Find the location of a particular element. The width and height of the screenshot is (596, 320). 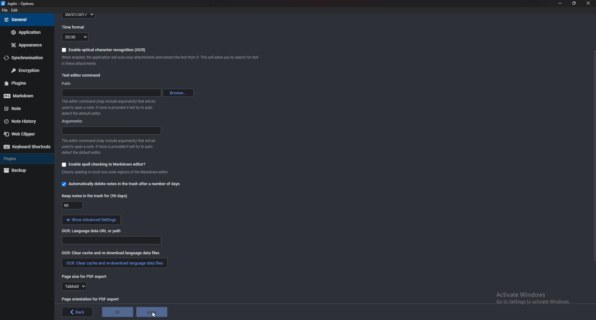

Cursor is located at coordinates (155, 315).